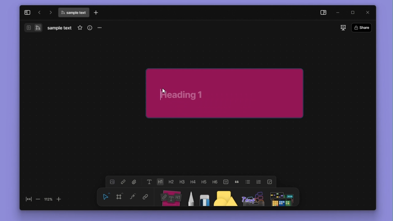  What do you see at coordinates (106, 196) in the screenshot?
I see `select` at bounding box center [106, 196].